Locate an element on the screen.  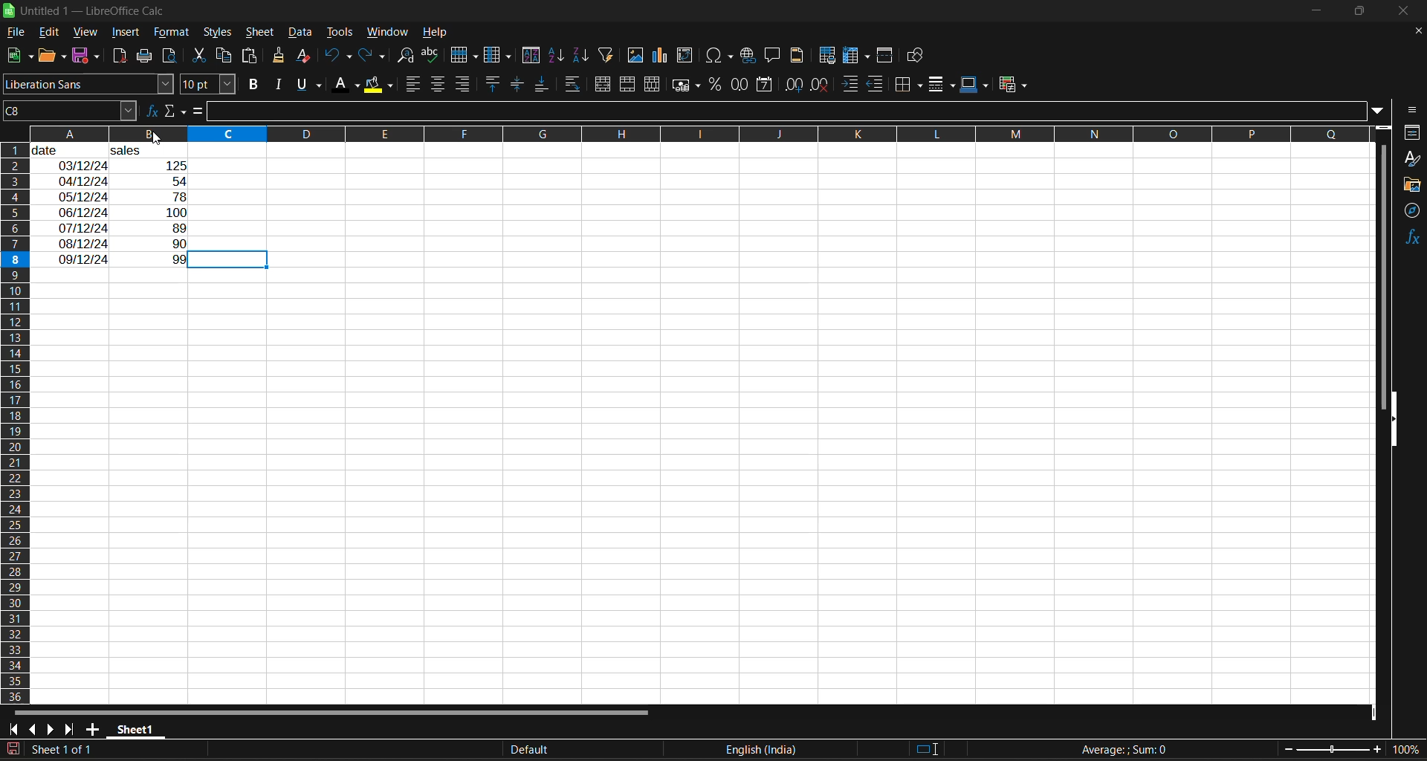
paste is located at coordinates (252, 56).